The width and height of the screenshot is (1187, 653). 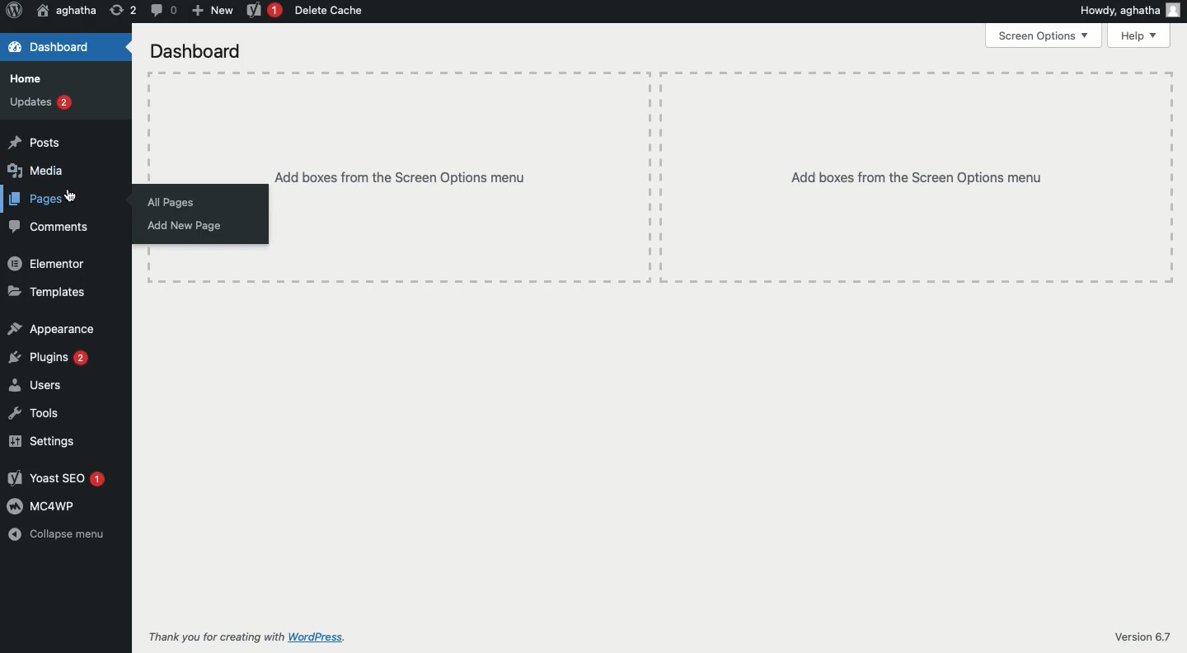 What do you see at coordinates (48, 265) in the screenshot?
I see `Elementor` at bounding box center [48, 265].